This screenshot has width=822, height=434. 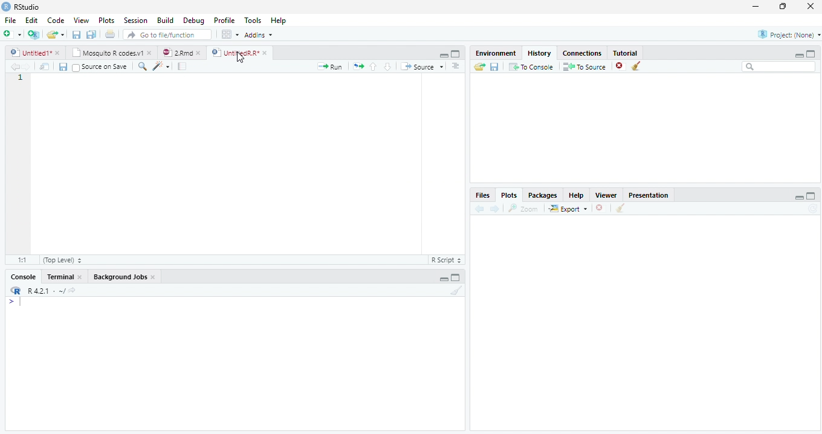 I want to click on Zoom, so click(x=143, y=67).